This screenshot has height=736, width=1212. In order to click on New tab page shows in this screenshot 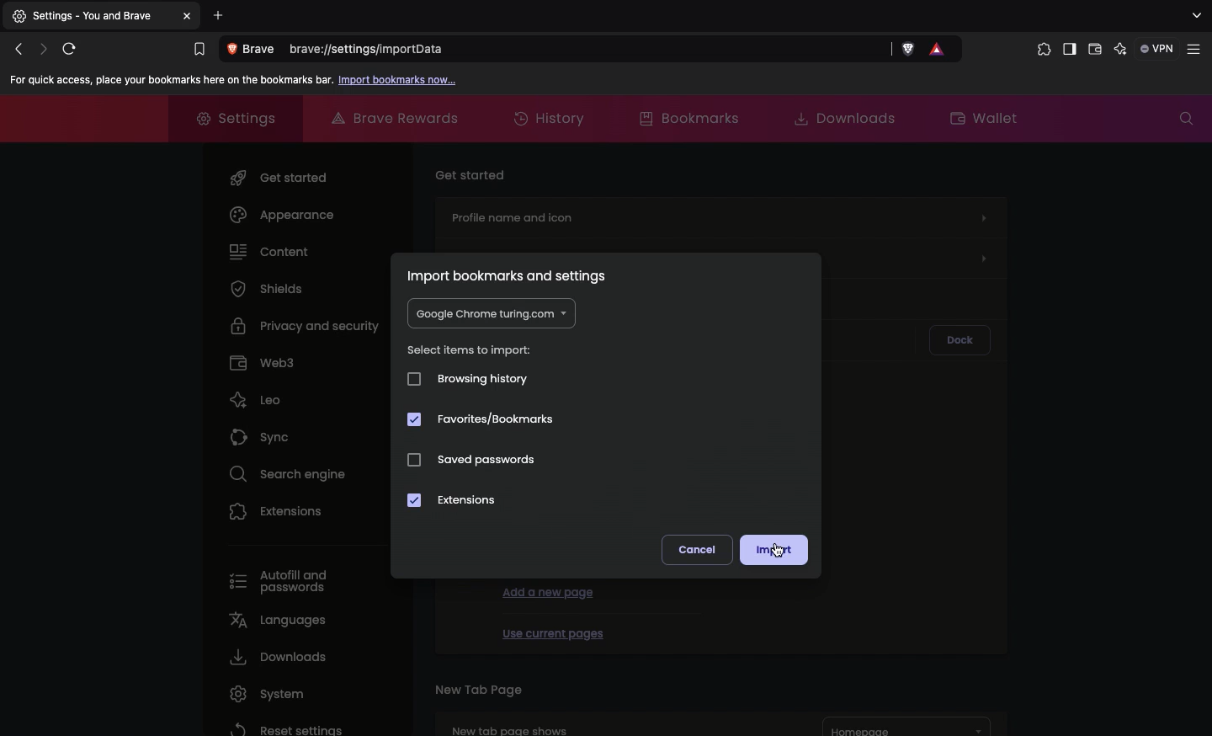, I will do `click(606, 723)`.